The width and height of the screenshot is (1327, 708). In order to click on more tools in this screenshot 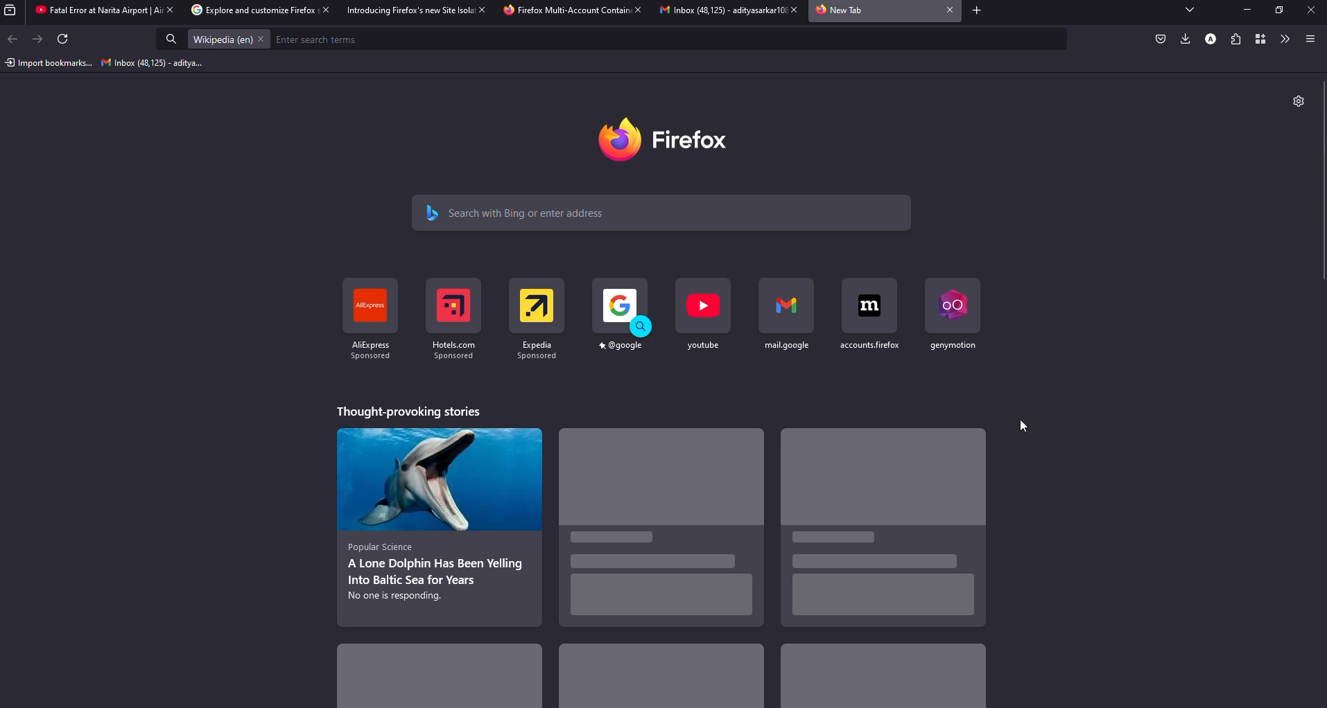, I will do `click(1287, 39)`.